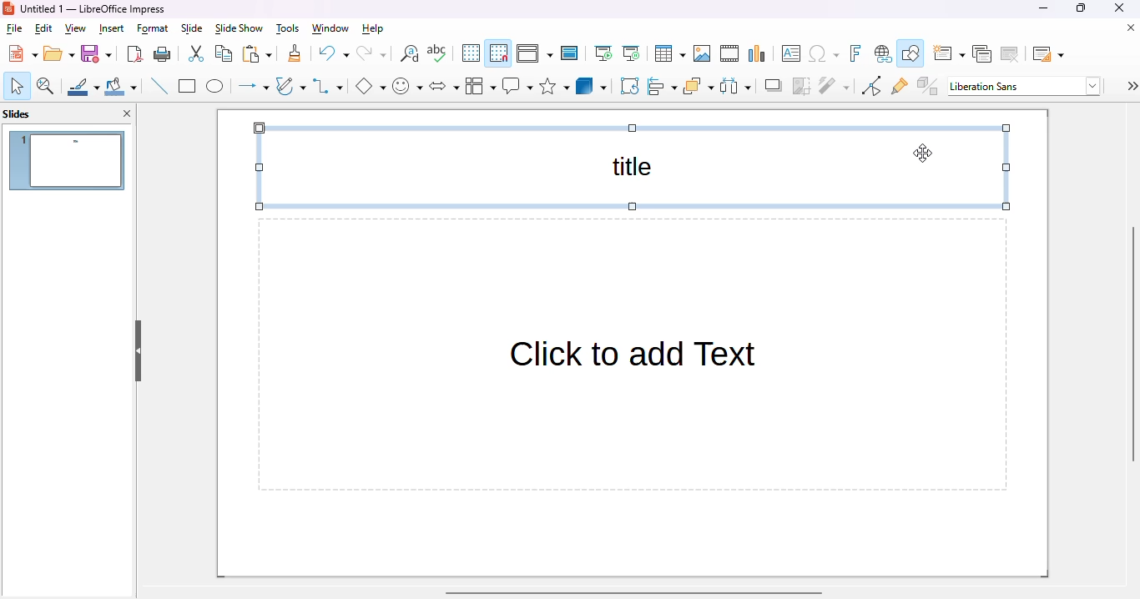 Image resolution: width=1140 pixels, height=599 pixels. I want to click on 3D objects, so click(592, 85).